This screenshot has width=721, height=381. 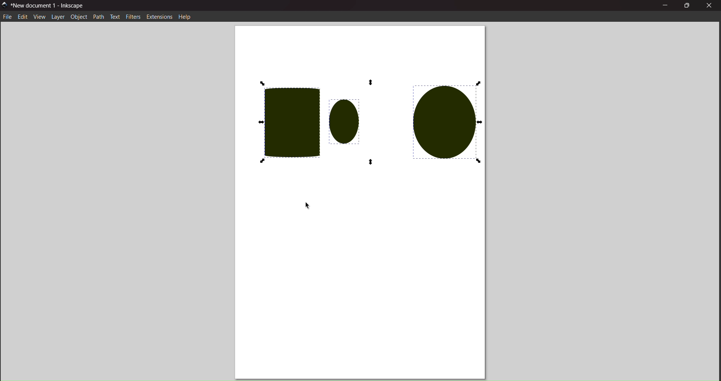 I want to click on text, so click(x=115, y=17).